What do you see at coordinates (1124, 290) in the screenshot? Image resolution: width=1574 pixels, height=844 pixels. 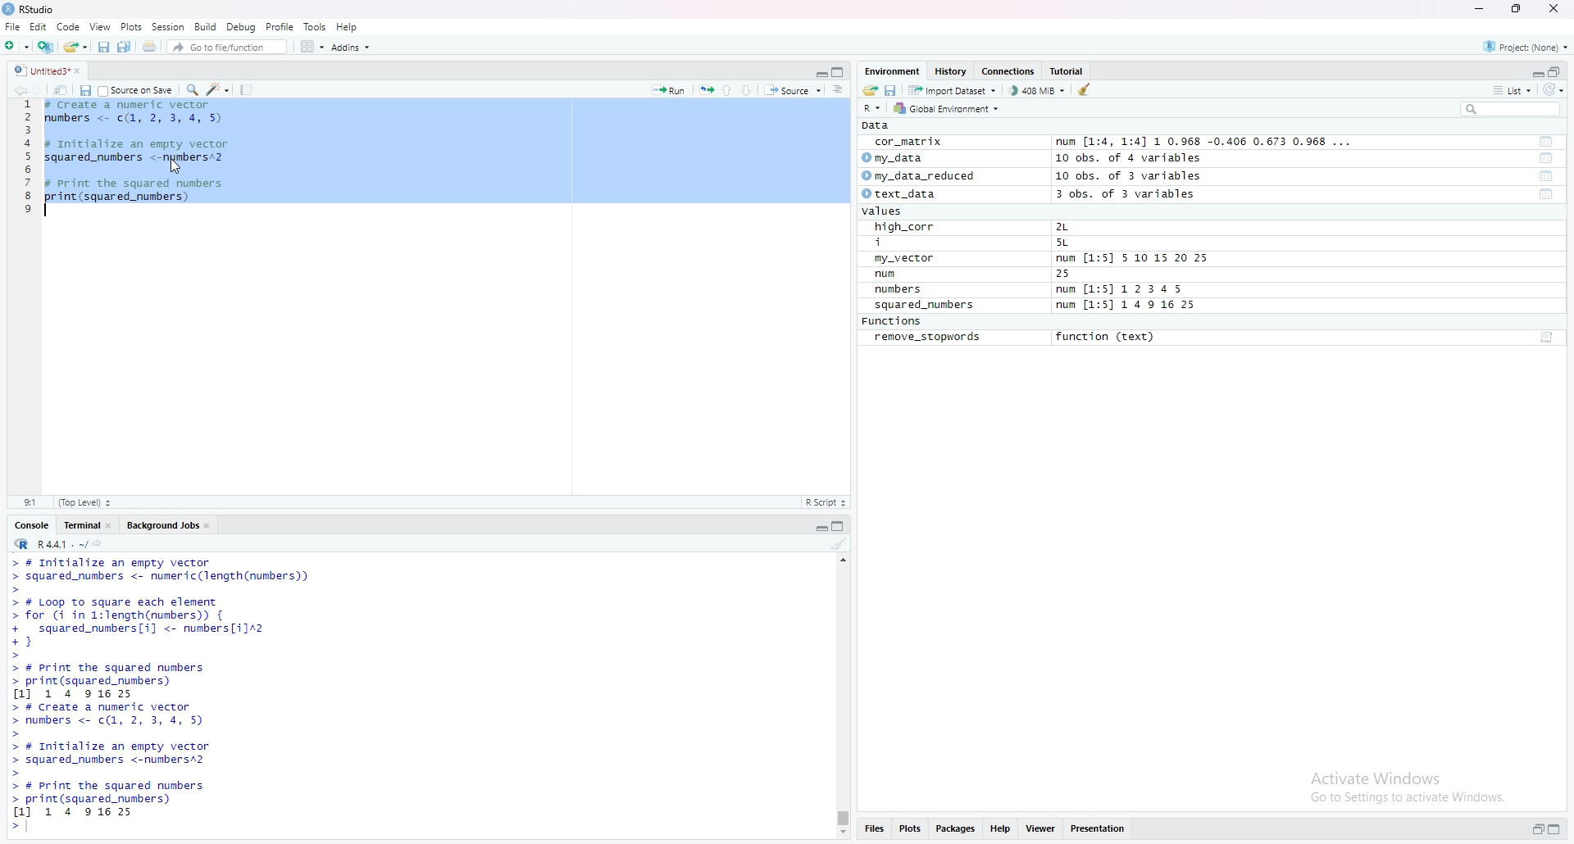 I see `num [1:5] 1 2 345` at bounding box center [1124, 290].